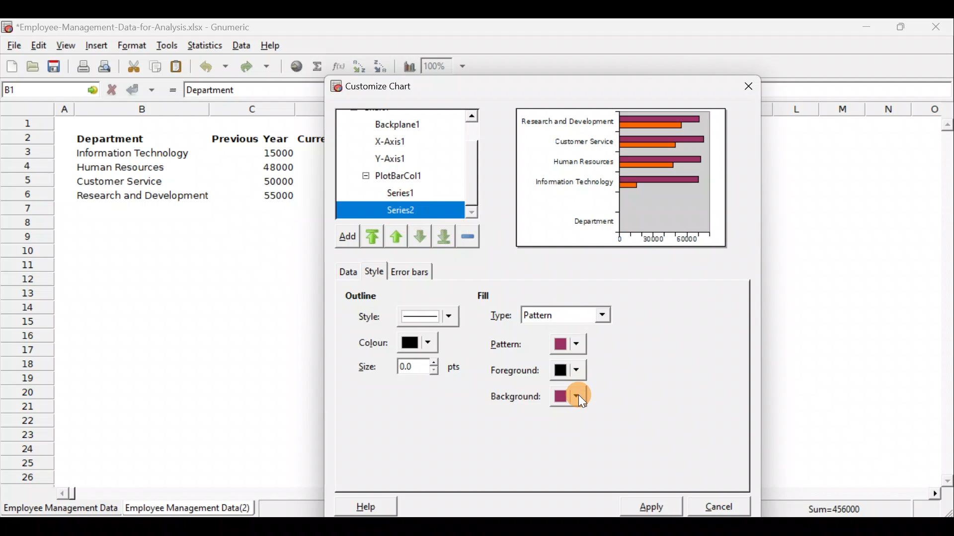  I want to click on Employee Management Data (2), so click(190, 508).